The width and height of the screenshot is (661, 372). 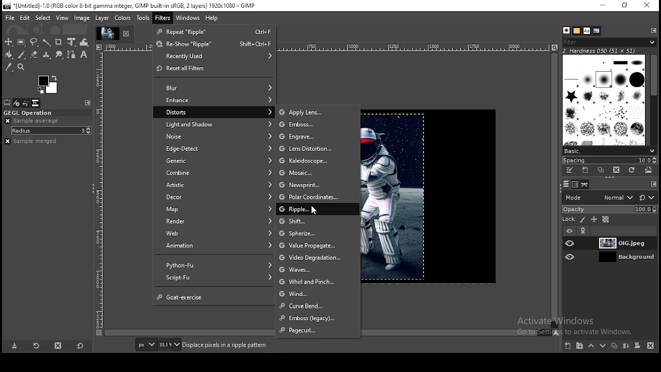 What do you see at coordinates (566, 184) in the screenshot?
I see `layers` at bounding box center [566, 184].